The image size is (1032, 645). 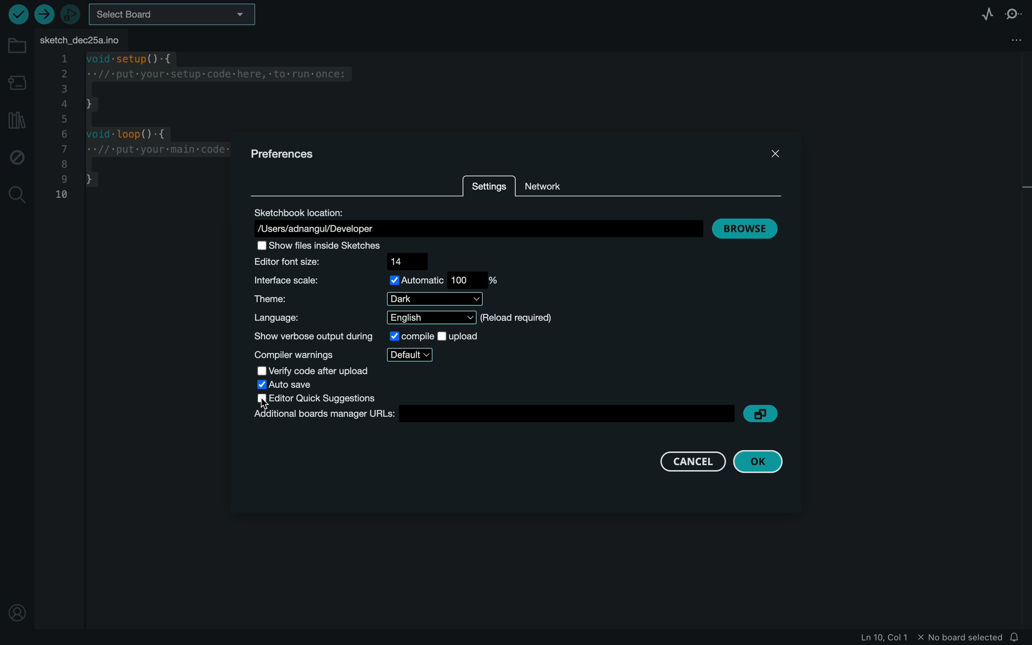 What do you see at coordinates (365, 299) in the screenshot?
I see `theme` at bounding box center [365, 299].